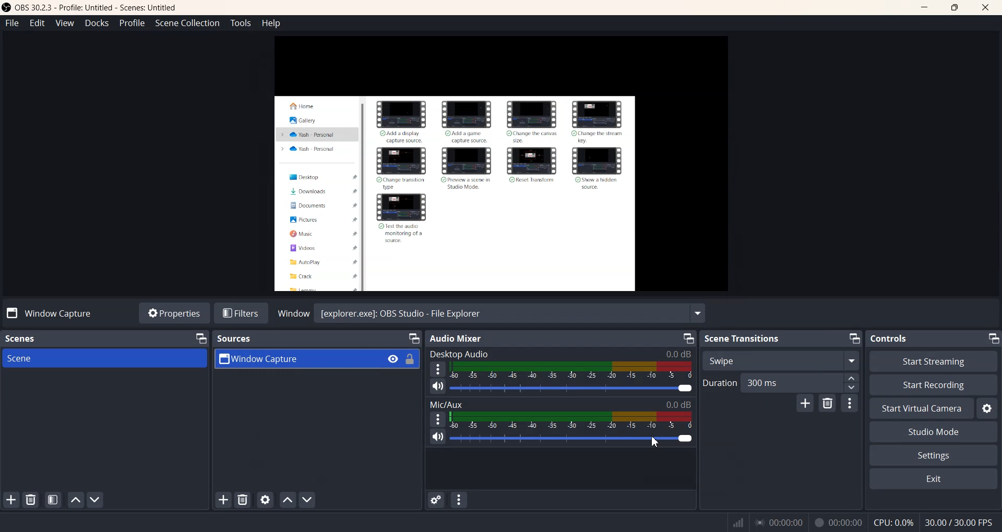  I want to click on Maximize, so click(956, 8).